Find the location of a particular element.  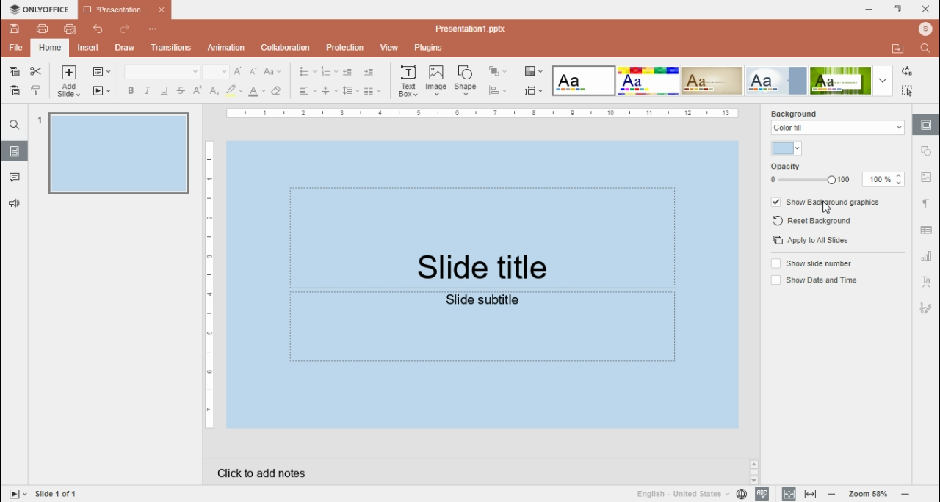

slide 1 is located at coordinates (112, 153).